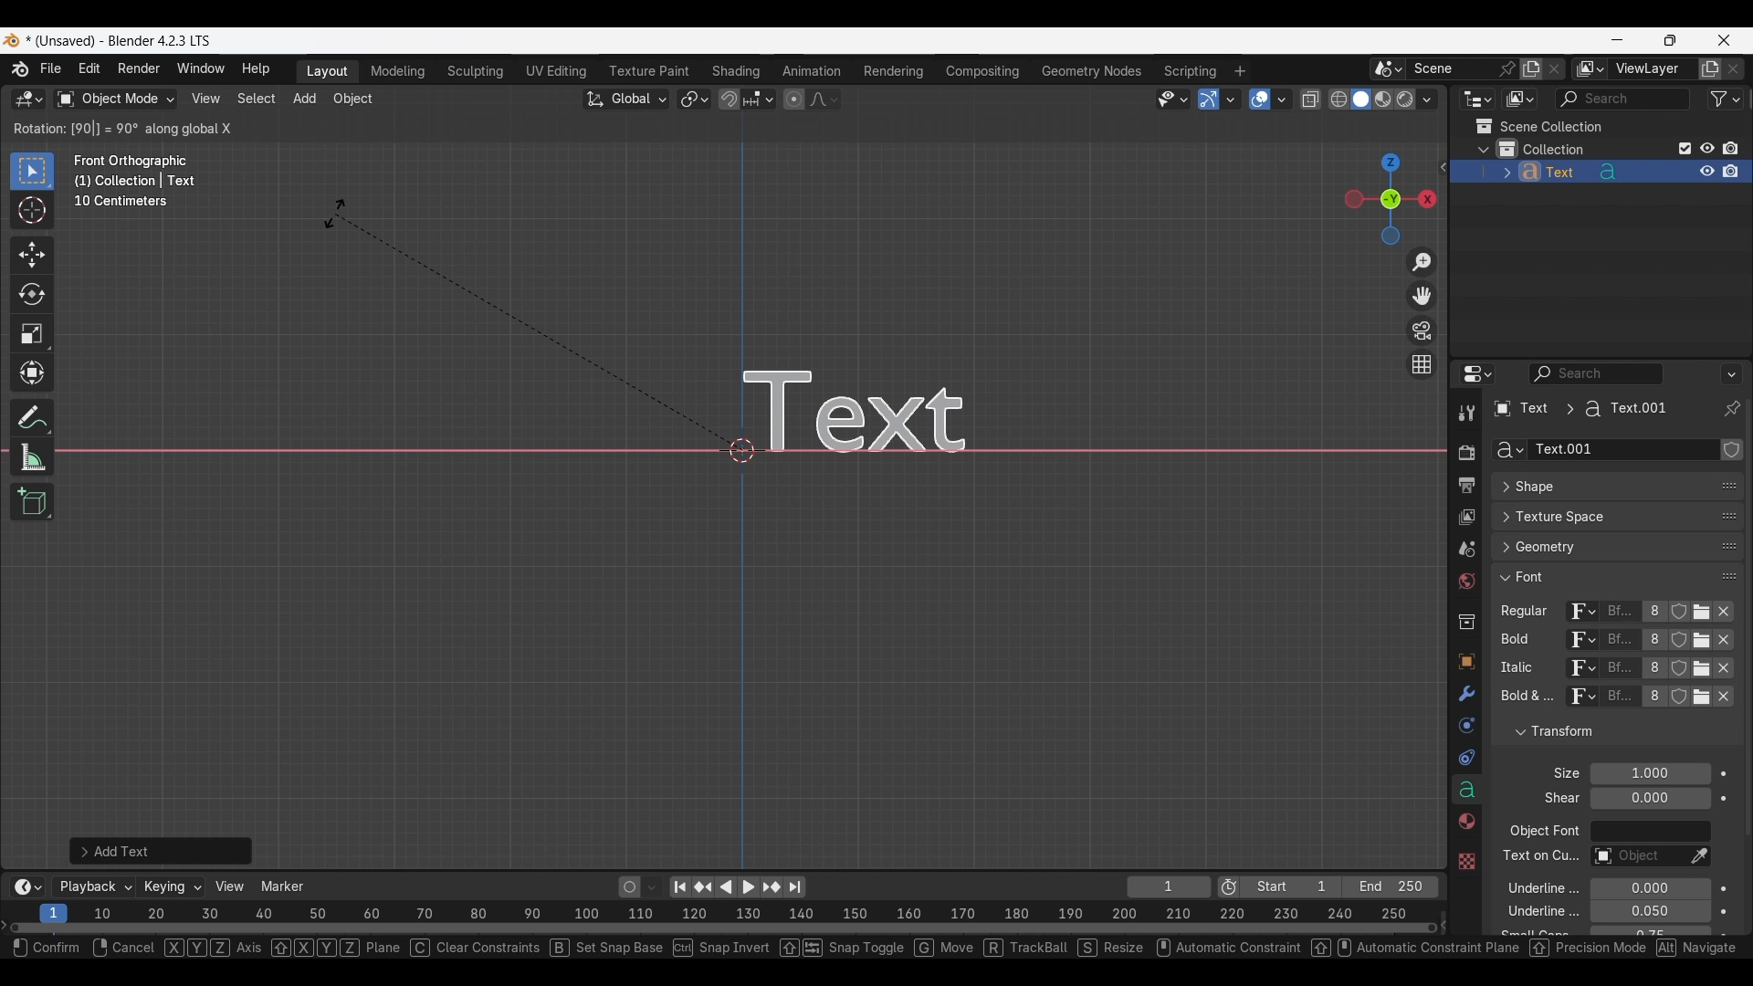 This screenshot has width=1753, height=986. What do you see at coordinates (795, 887) in the screenshot?
I see `Jump to end point` at bounding box center [795, 887].